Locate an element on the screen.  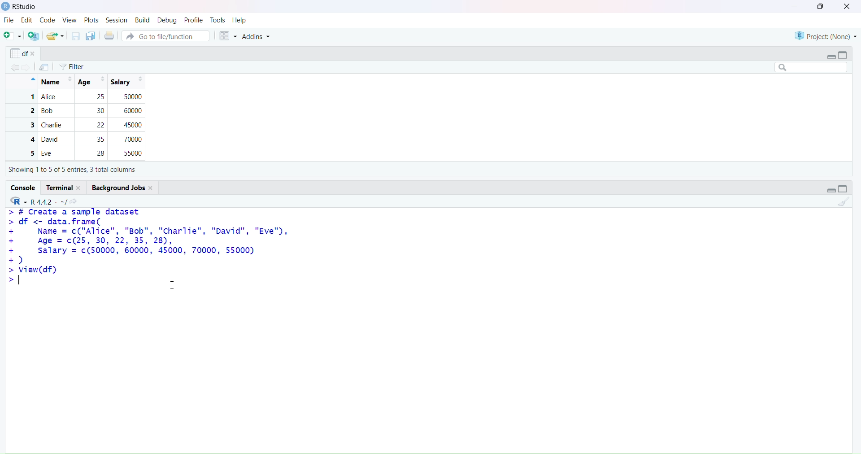
save current documents is located at coordinates (76, 36).